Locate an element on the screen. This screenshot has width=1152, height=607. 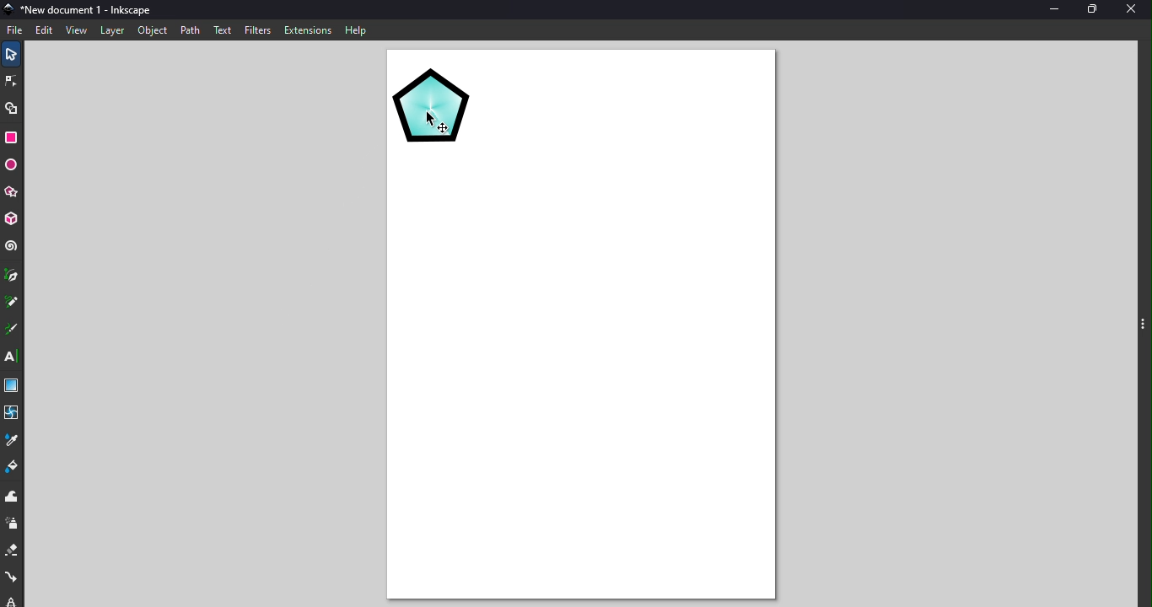
App logo is located at coordinates (8, 8).